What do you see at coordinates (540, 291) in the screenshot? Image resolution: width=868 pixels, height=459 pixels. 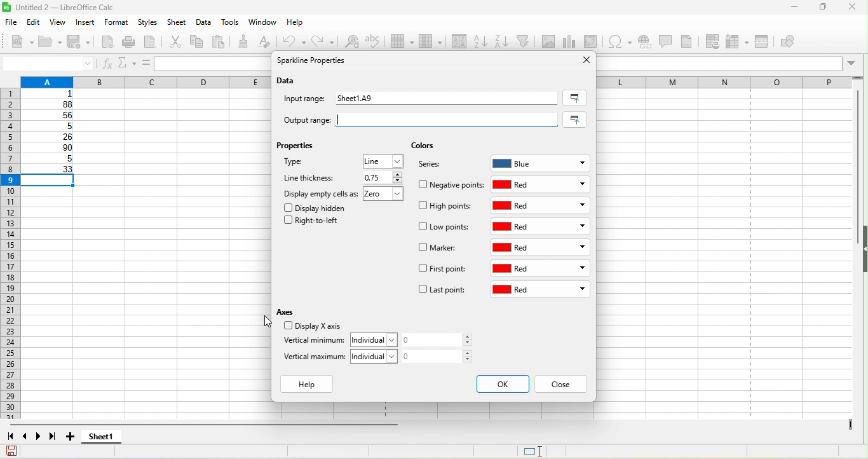 I see `red` at bounding box center [540, 291].